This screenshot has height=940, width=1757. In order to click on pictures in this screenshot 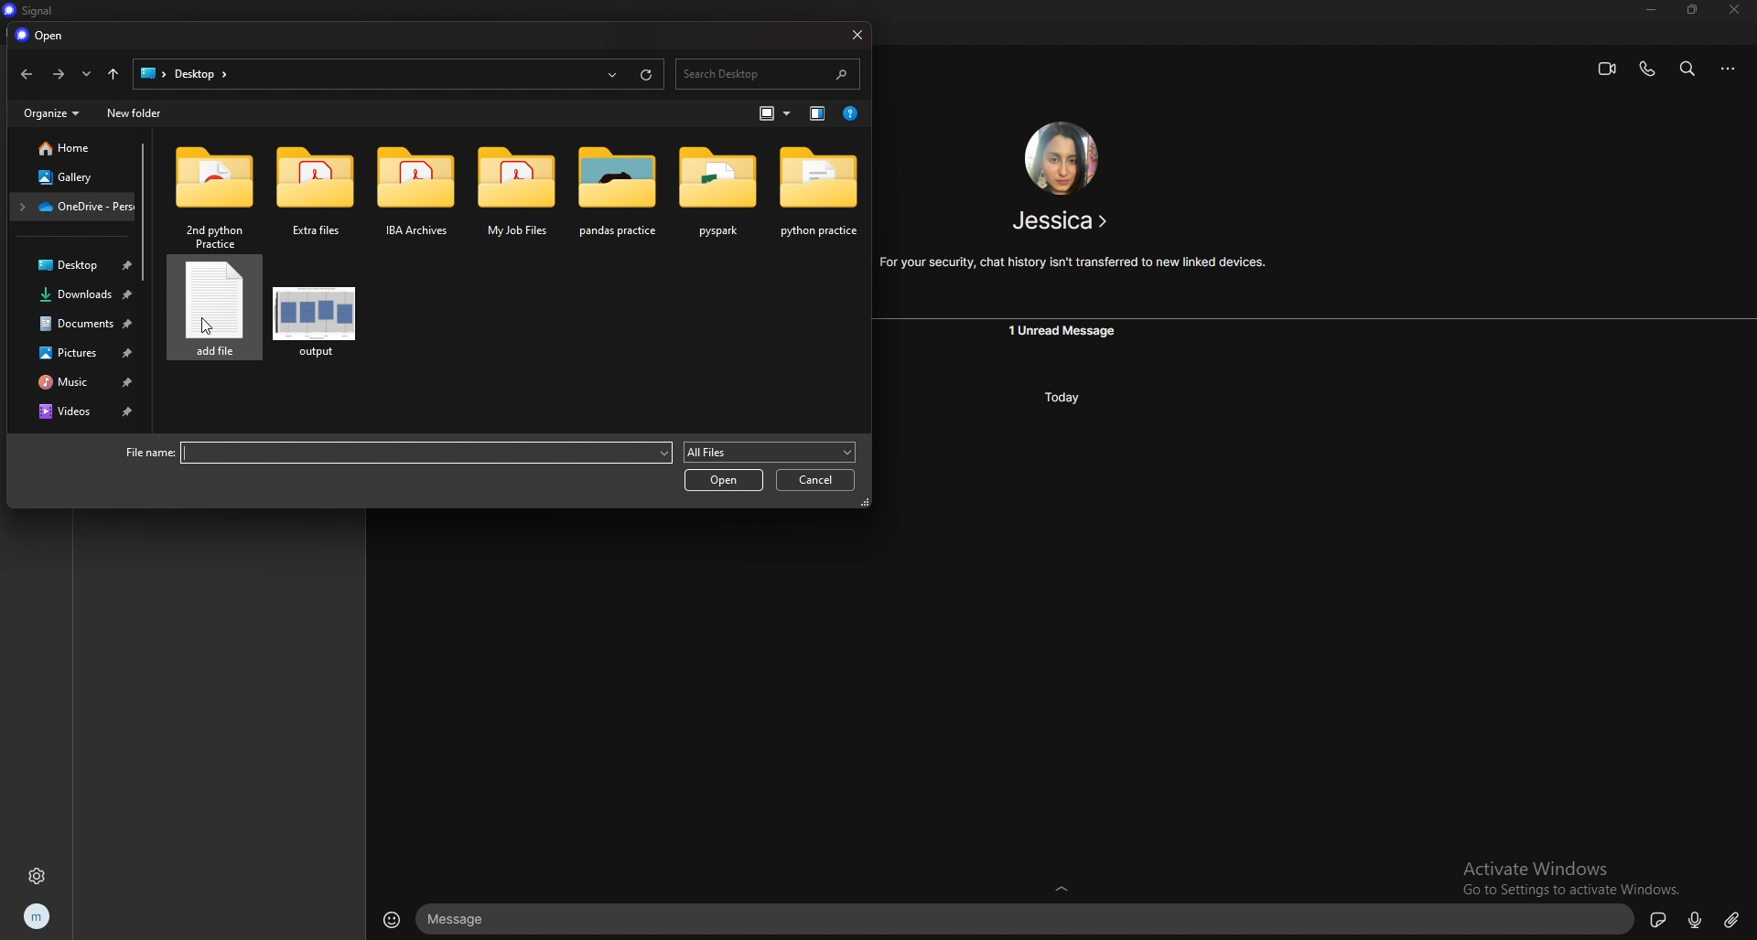, I will do `click(76, 352)`.